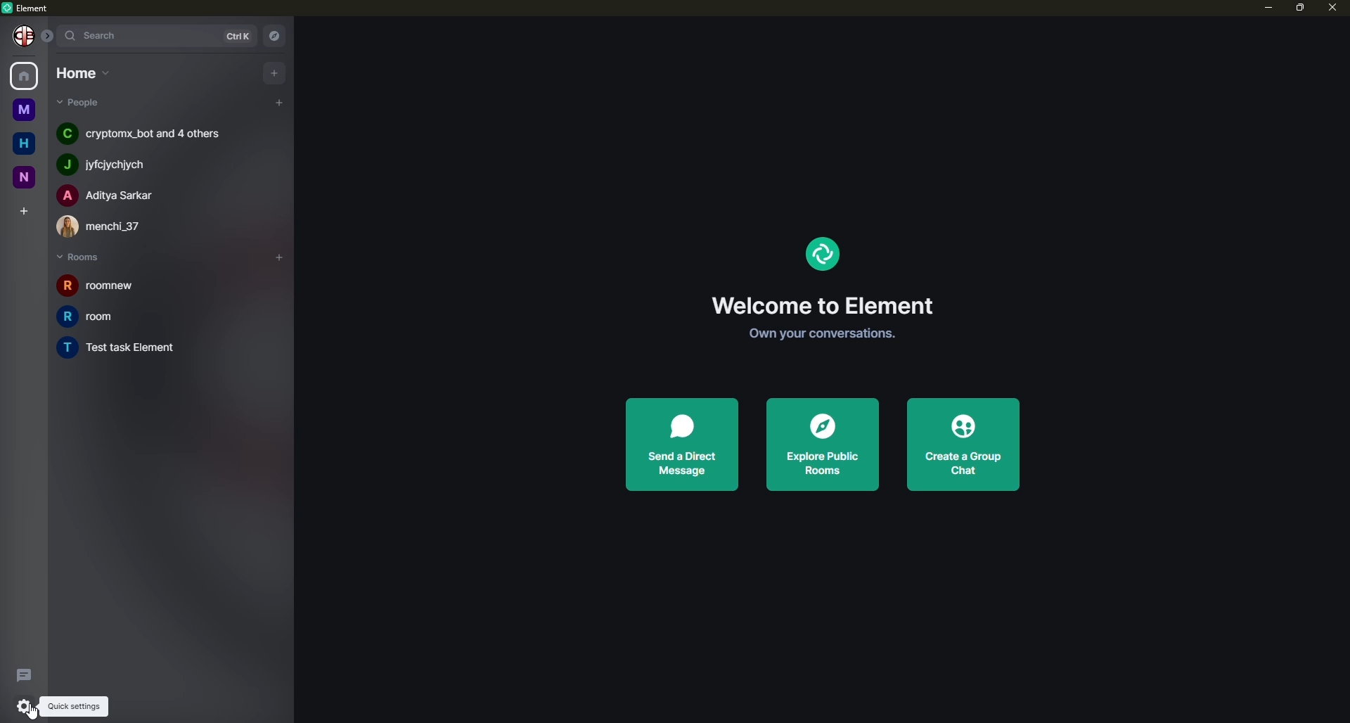 Image resolution: width=1350 pixels, height=723 pixels. I want to click on people, so click(141, 133).